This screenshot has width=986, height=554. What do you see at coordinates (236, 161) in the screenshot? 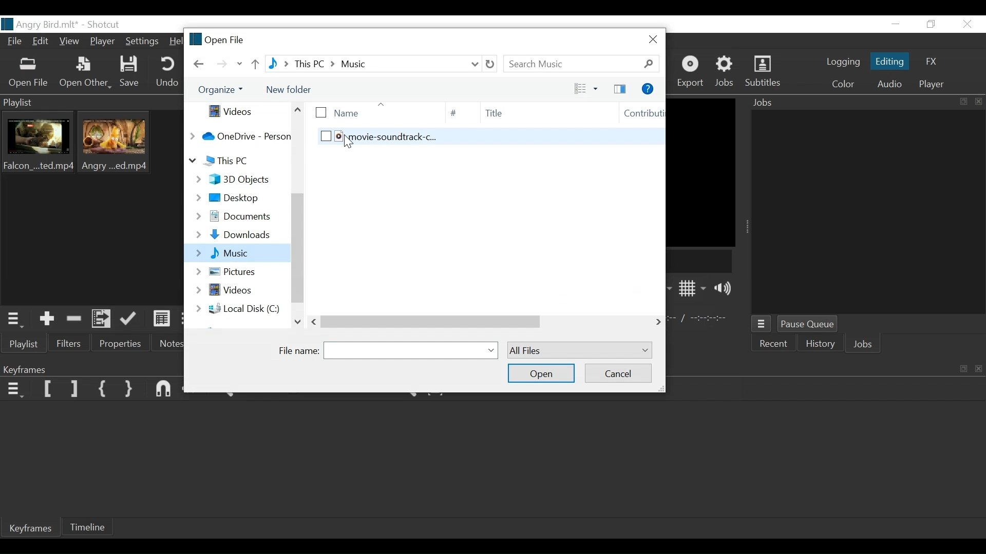
I see `This PC` at bounding box center [236, 161].